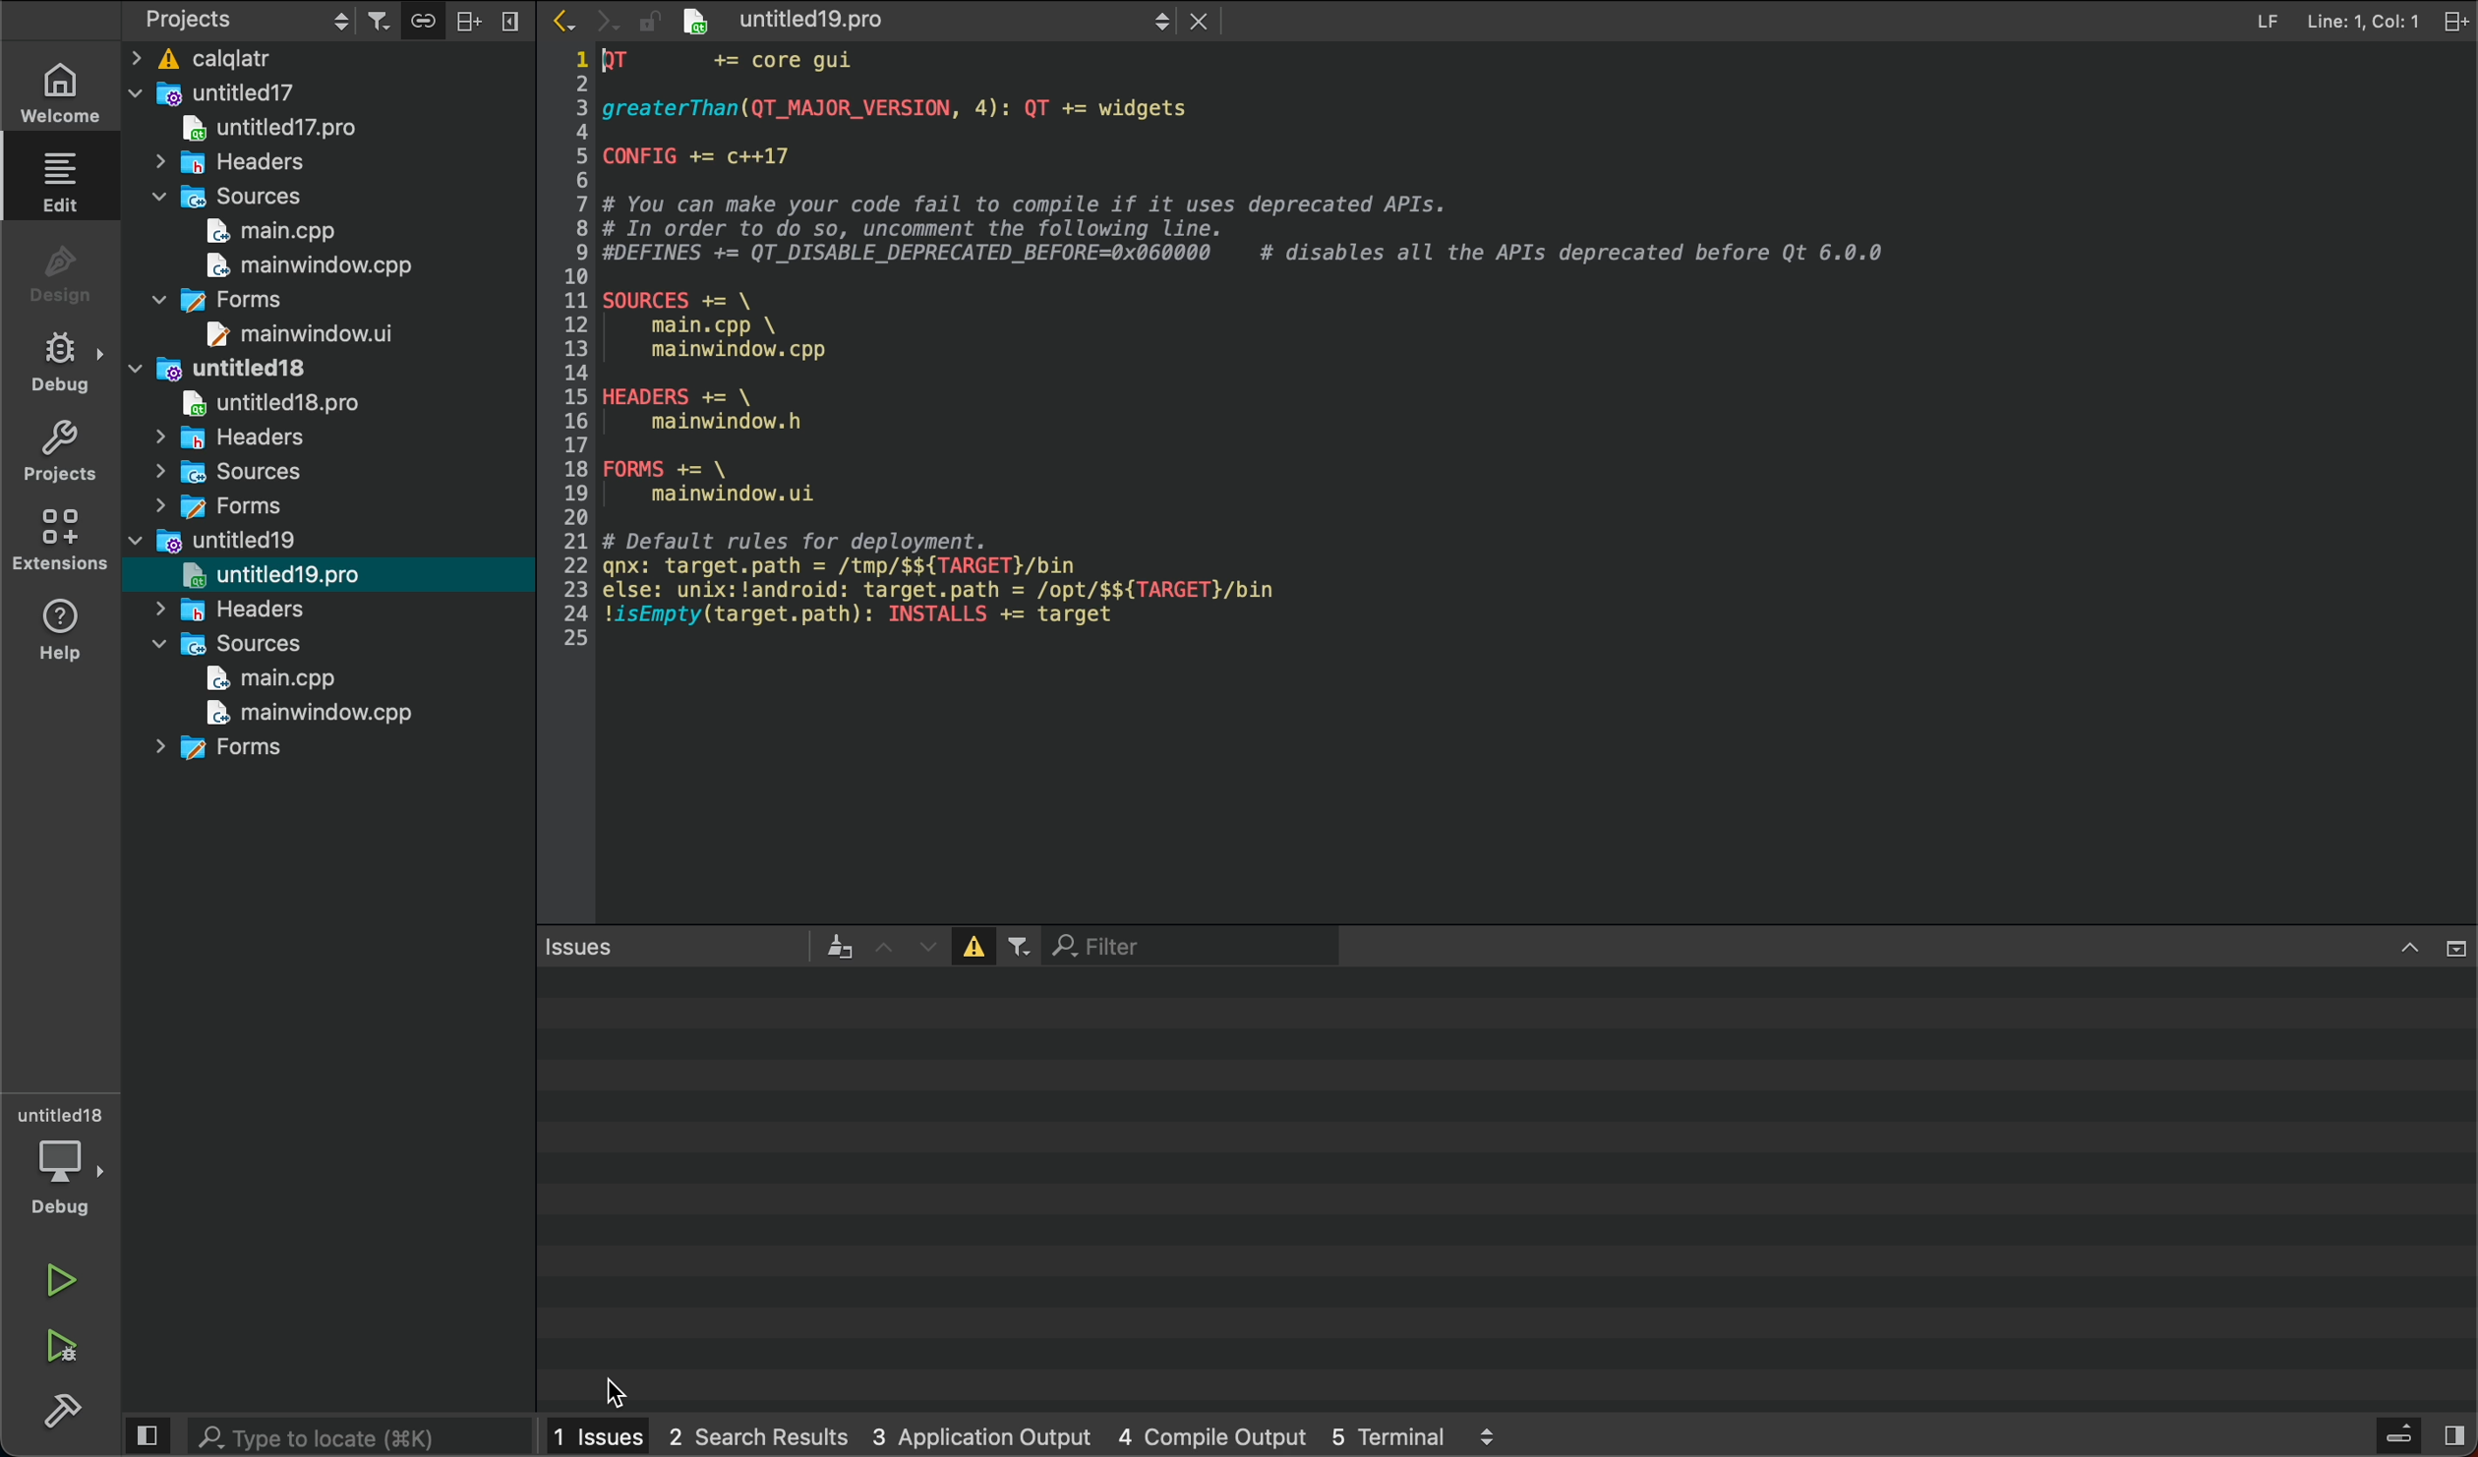  I want to click on mainwindow.ui, so click(325, 337).